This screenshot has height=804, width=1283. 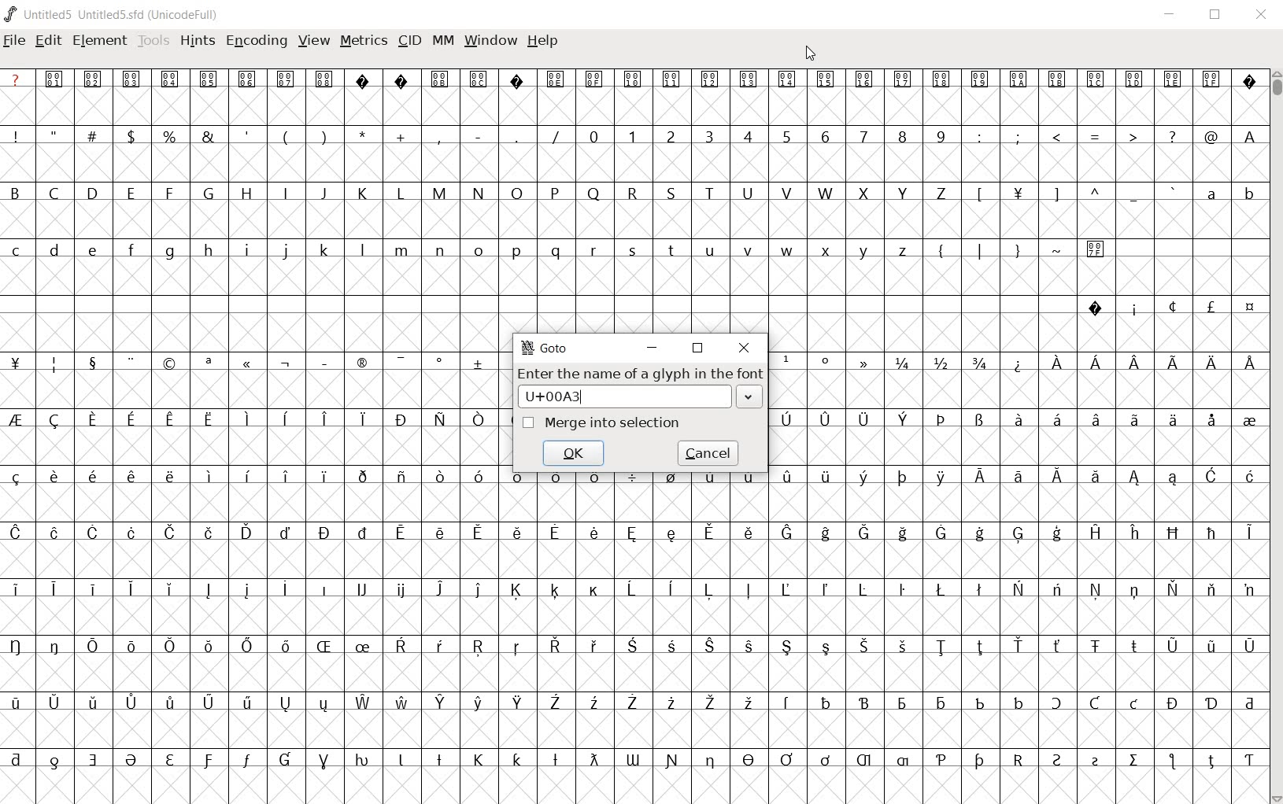 What do you see at coordinates (864, 193) in the screenshot?
I see `X` at bounding box center [864, 193].